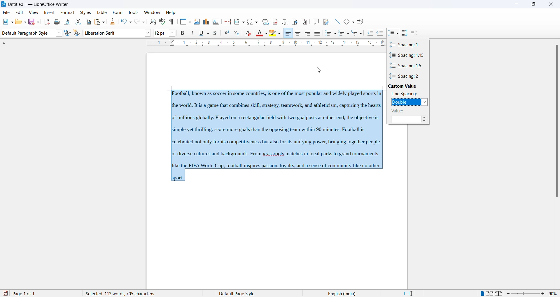 This screenshot has width=560, height=297. What do you see at coordinates (288, 33) in the screenshot?
I see `text align right` at bounding box center [288, 33].